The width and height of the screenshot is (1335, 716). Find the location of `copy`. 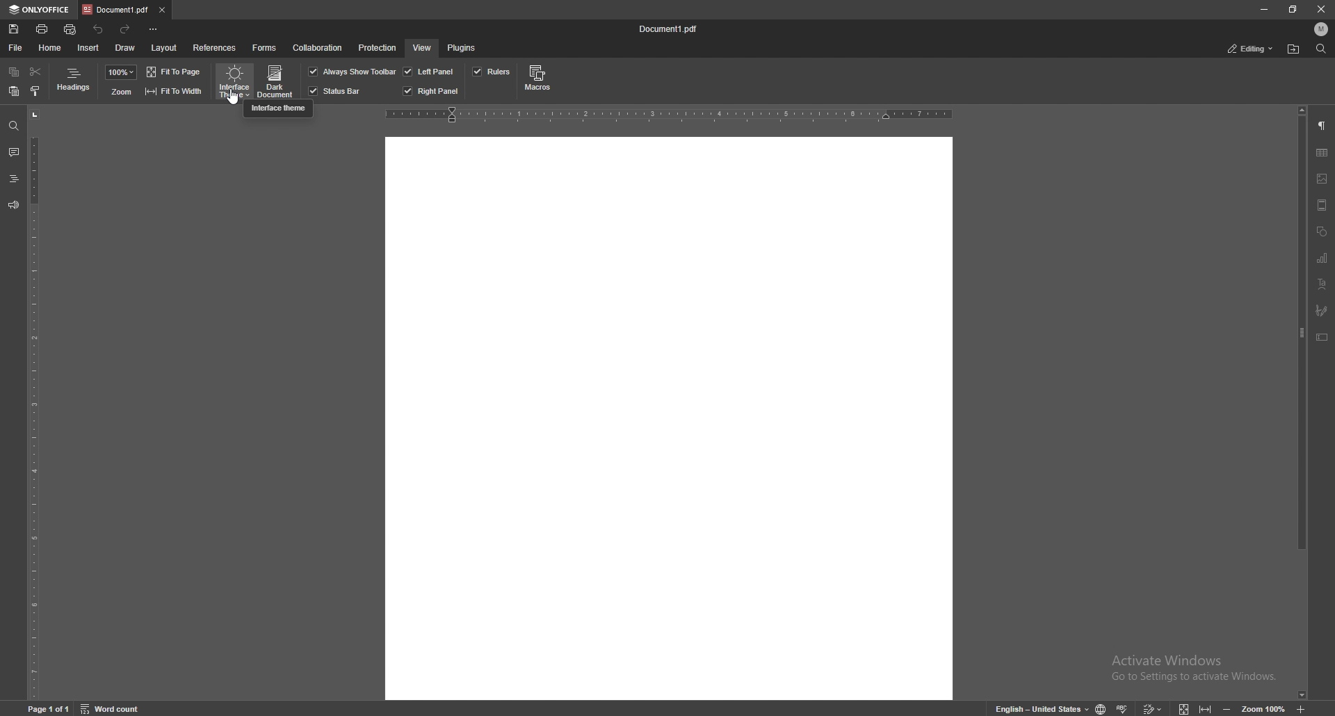

copy is located at coordinates (14, 72).